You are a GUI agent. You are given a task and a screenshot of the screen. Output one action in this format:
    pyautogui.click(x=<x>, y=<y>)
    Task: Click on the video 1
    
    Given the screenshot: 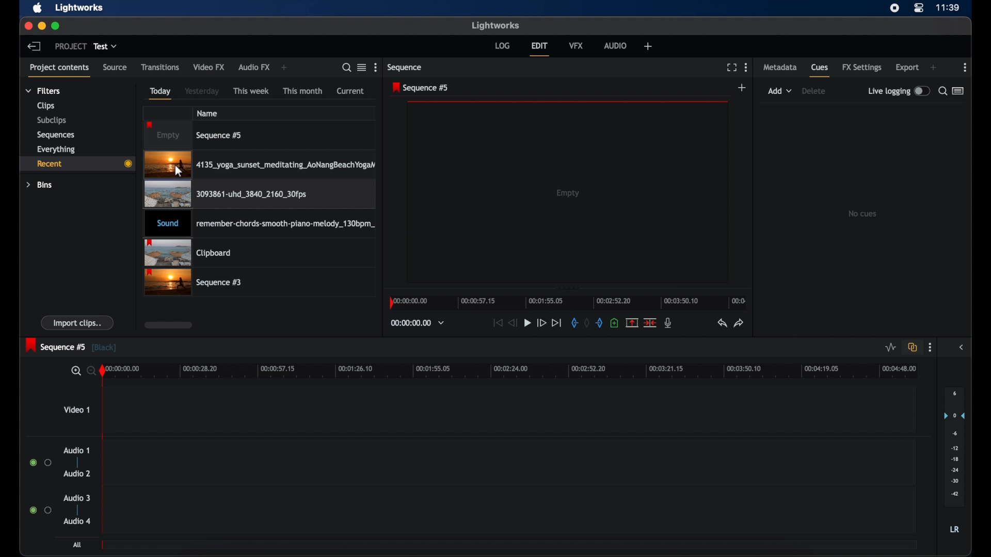 What is the action you would take?
    pyautogui.click(x=78, y=409)
    